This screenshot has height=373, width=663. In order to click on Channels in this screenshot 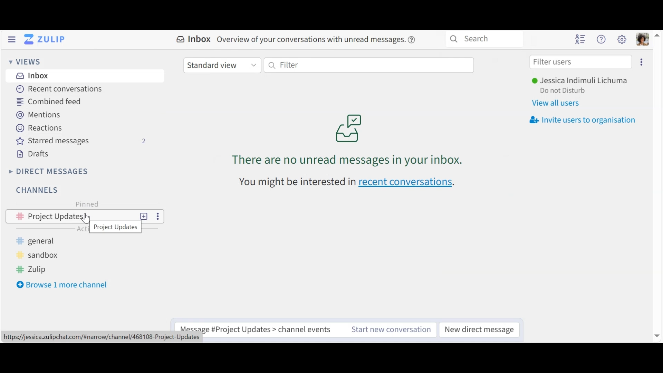, I will do `click(36, 190)`.